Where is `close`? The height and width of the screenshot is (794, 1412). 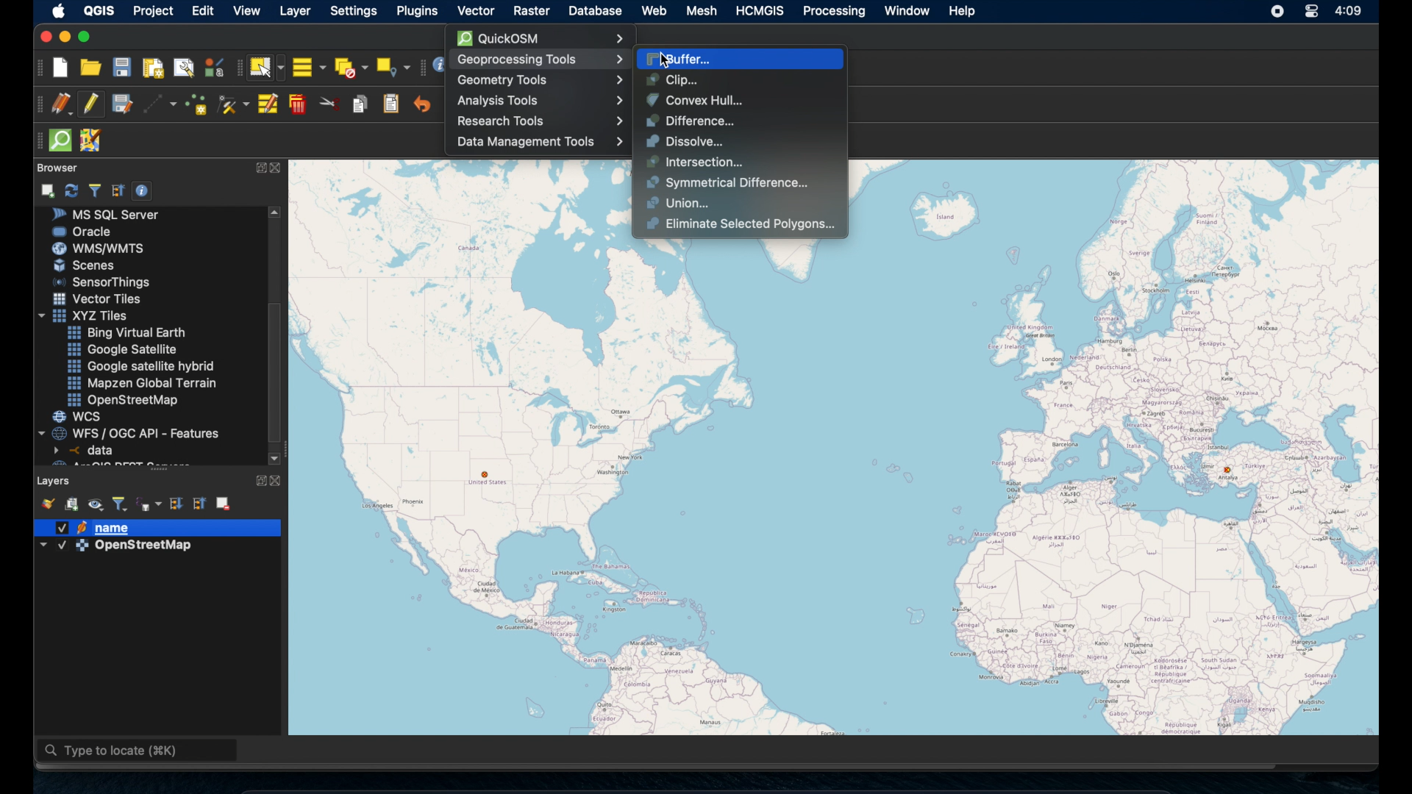 close is located at coordinates (43, 37).